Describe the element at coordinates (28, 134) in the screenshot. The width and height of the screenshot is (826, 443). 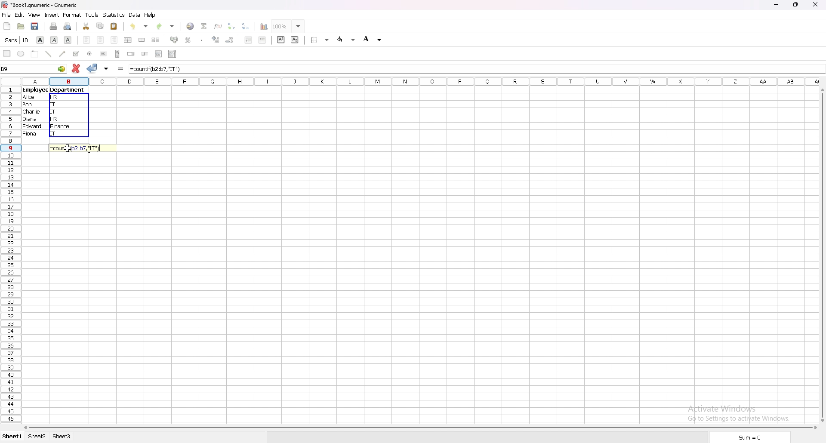
I see `fiona` at that location.